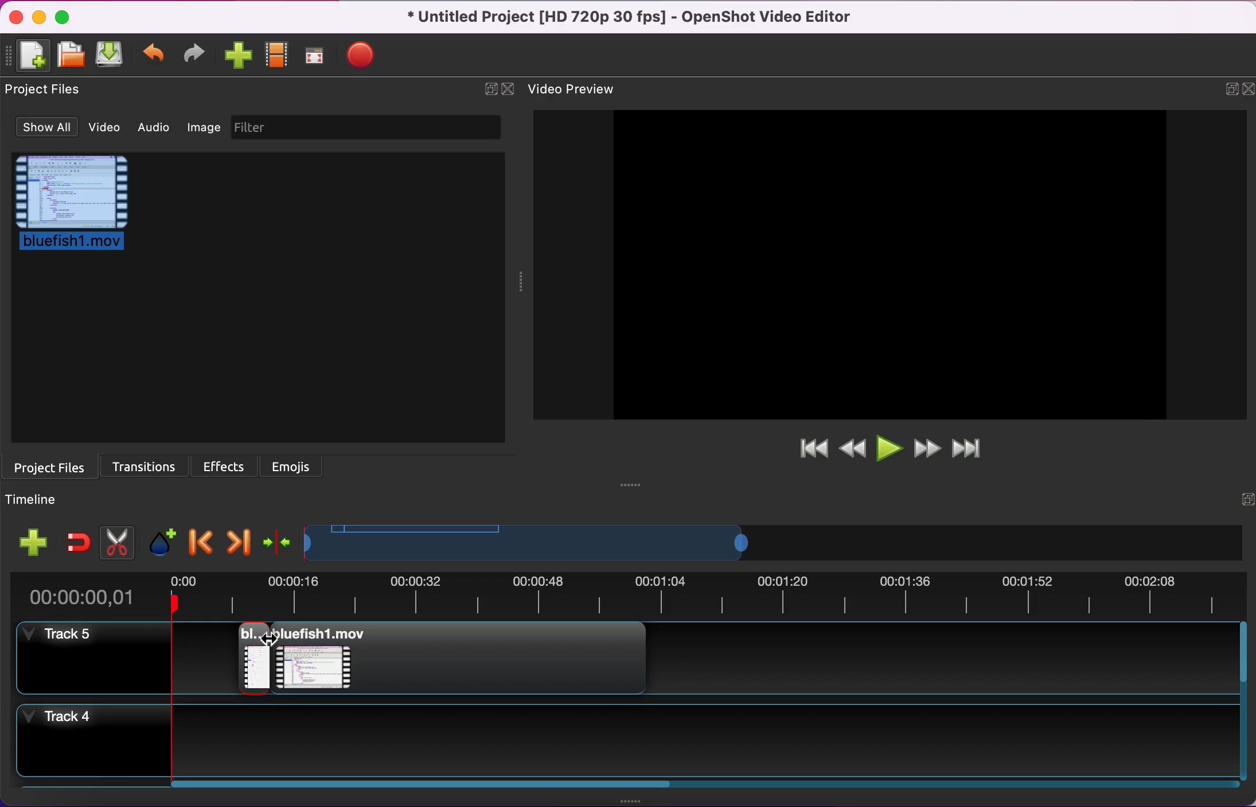 This screenshot has width=1256, height=807. I want to click on play, so click(888, 449).